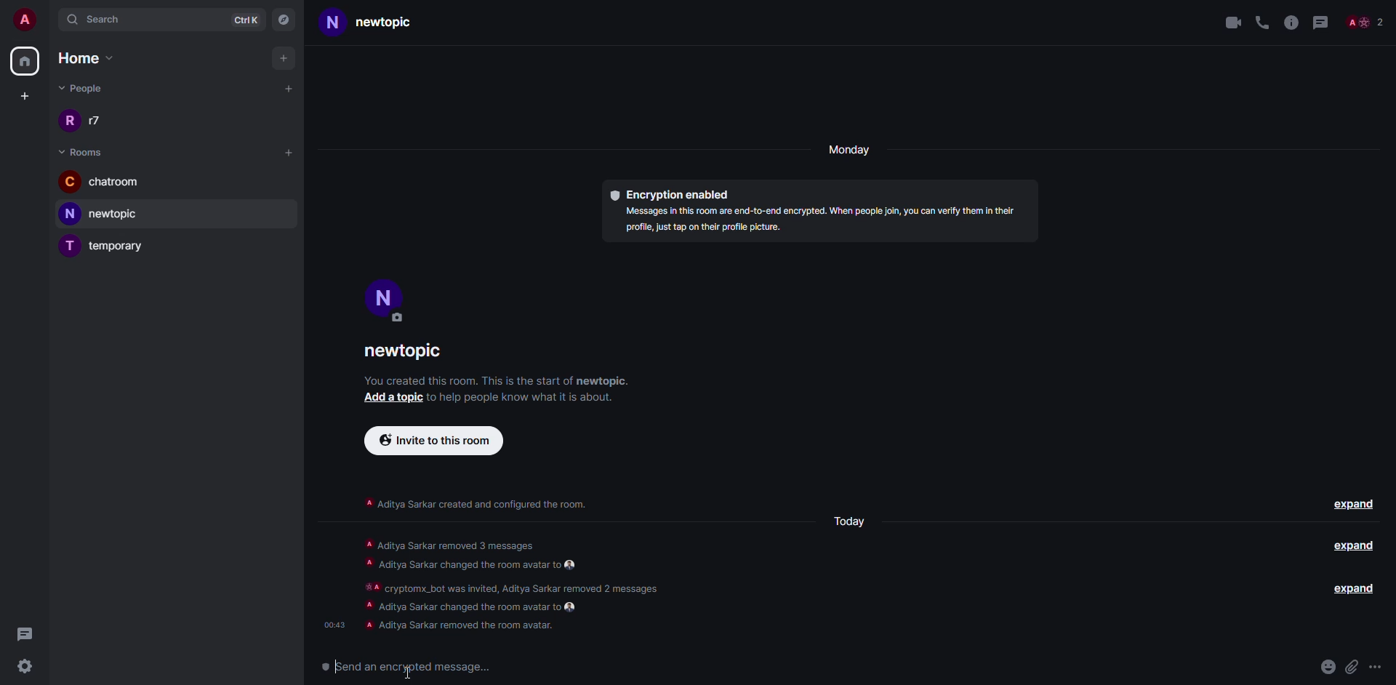 The image size is (1396, 685). What do you see at coordinates (1320, 20) in the screenshot?
I see `threads` at bounding box center [1320, 20].